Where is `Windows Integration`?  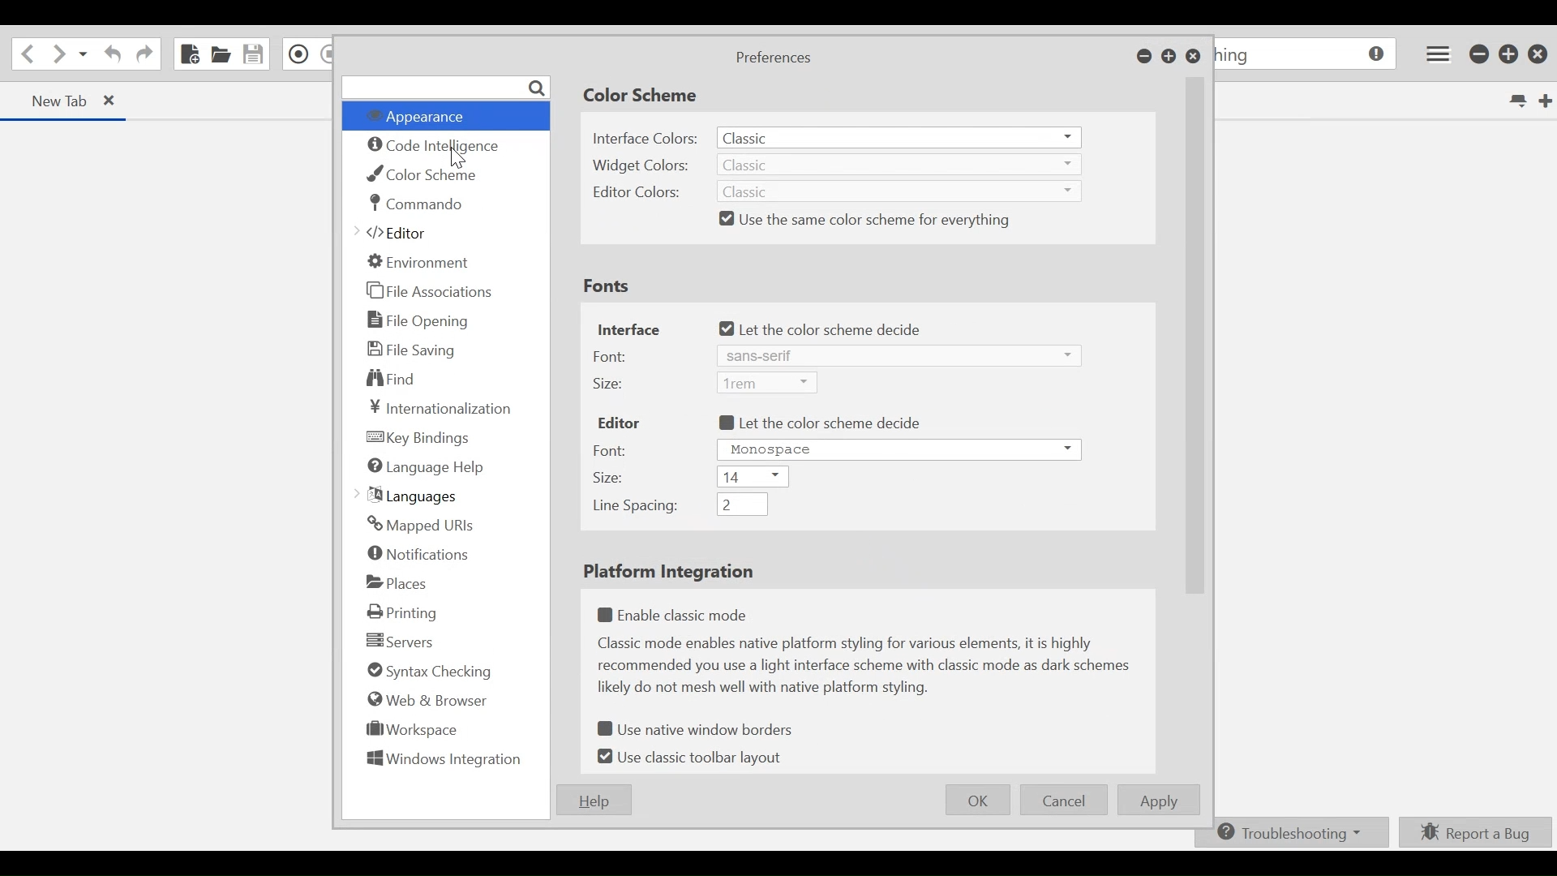 Windows Integration is located at coordinates (444, 762).